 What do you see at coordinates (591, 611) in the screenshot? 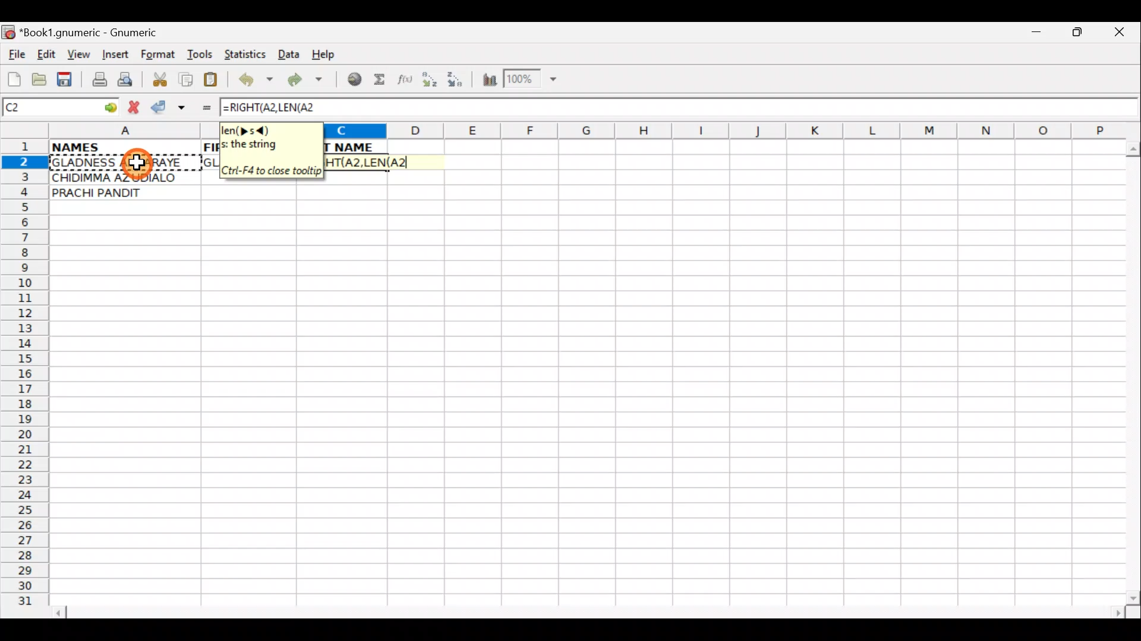
I see `Scroll bar` at bounding box center [591, 611].